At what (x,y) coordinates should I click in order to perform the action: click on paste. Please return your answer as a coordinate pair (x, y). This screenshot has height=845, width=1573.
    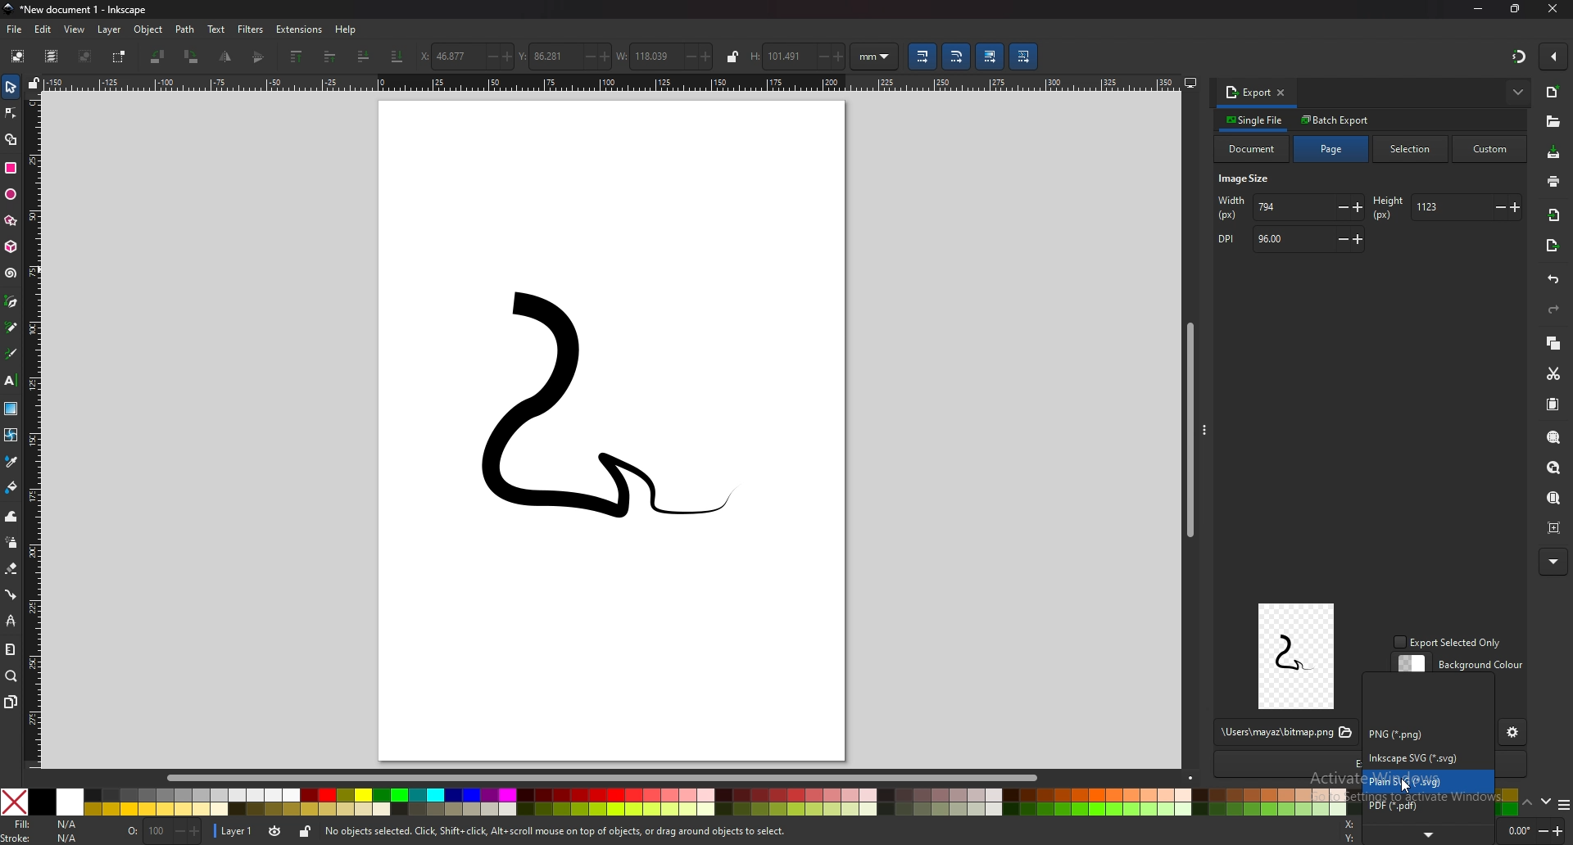
    Looking at the image, I should click on (1554, 405).